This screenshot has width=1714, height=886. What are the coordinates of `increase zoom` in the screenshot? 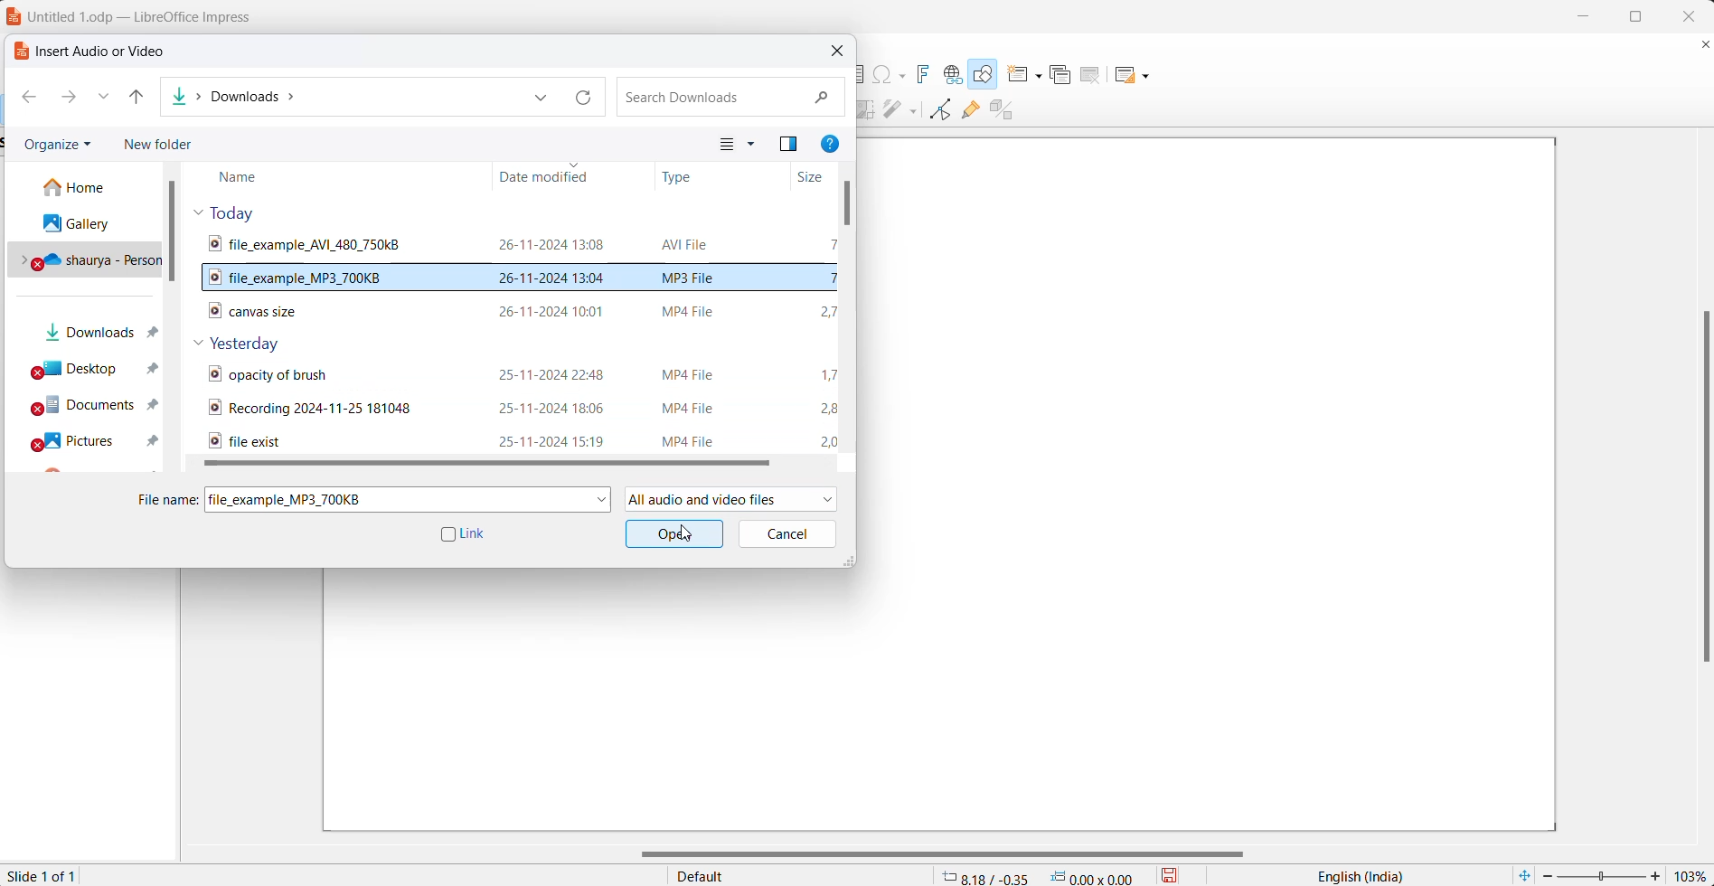 It's located at (1657, 874).